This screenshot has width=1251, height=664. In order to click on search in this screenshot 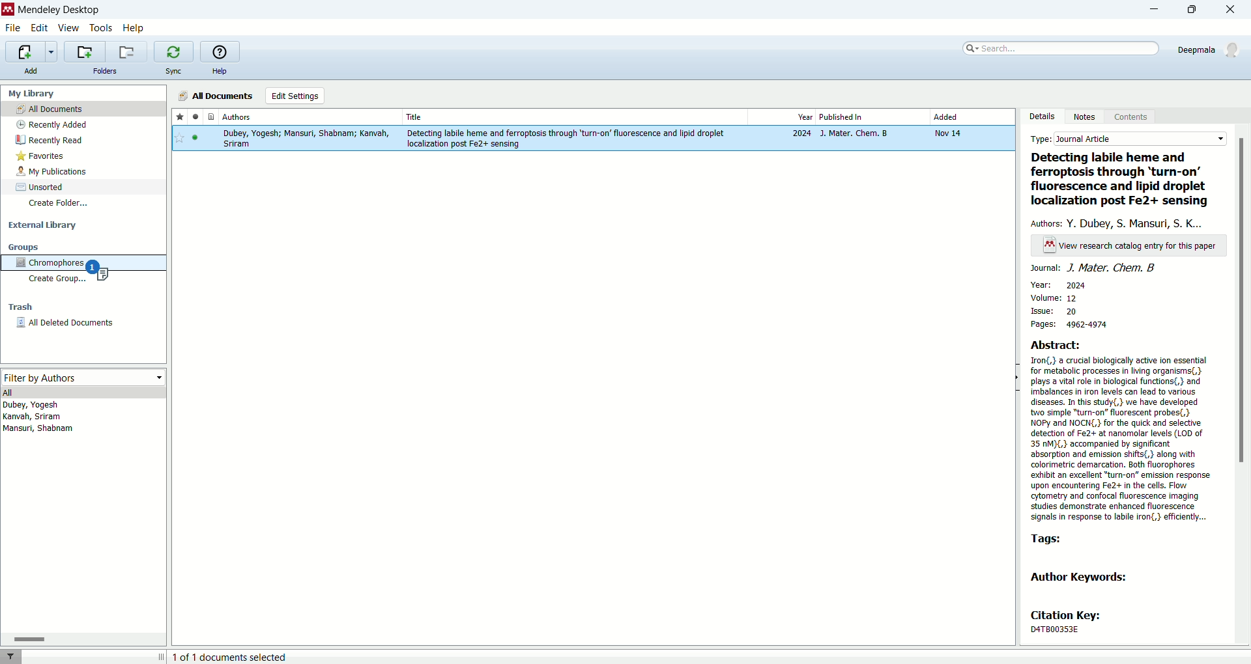, I will do `click(1062, 47)`.